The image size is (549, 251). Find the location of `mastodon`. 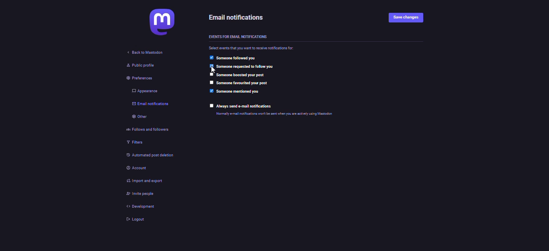

mastodon is located at coordinates (160, 22).